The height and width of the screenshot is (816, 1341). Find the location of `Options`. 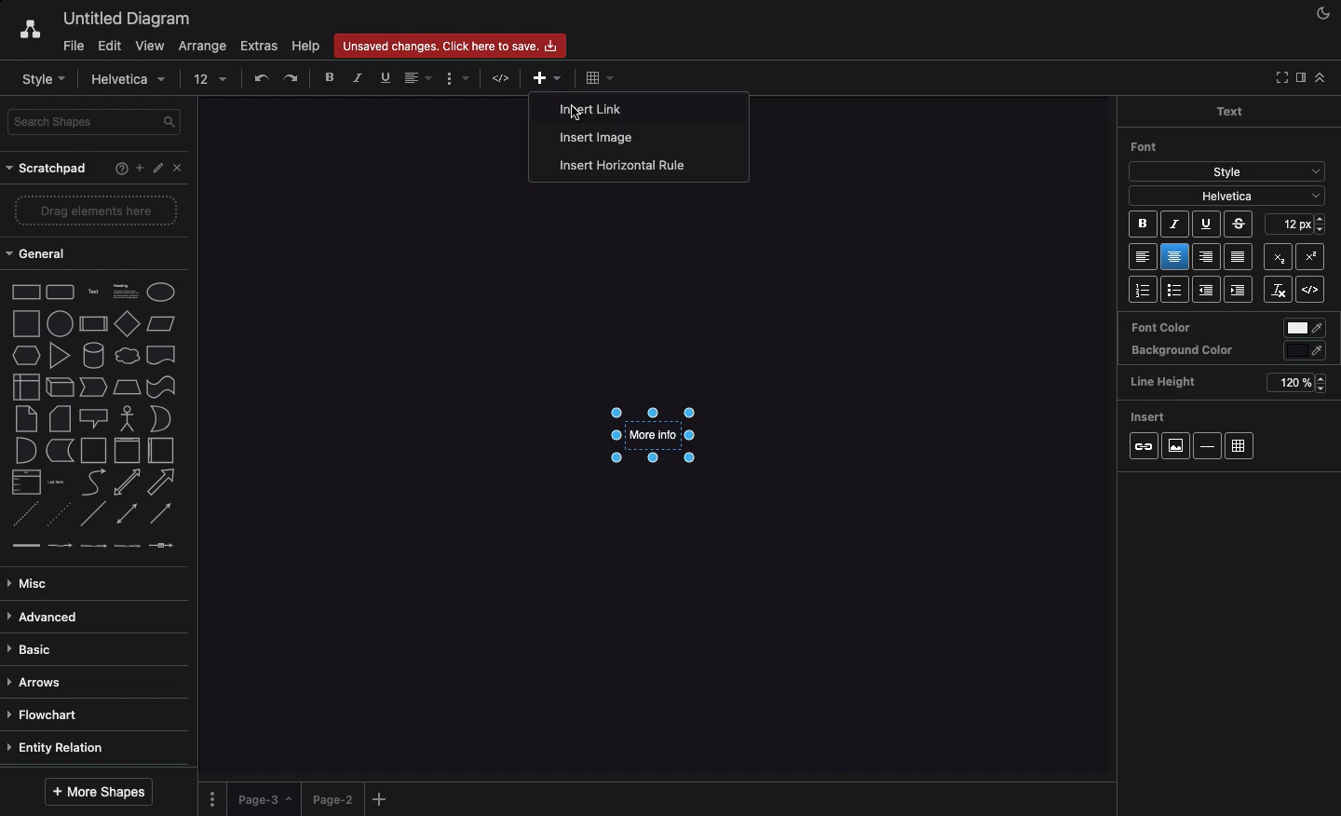

Options is located at coordinates (214, 798).